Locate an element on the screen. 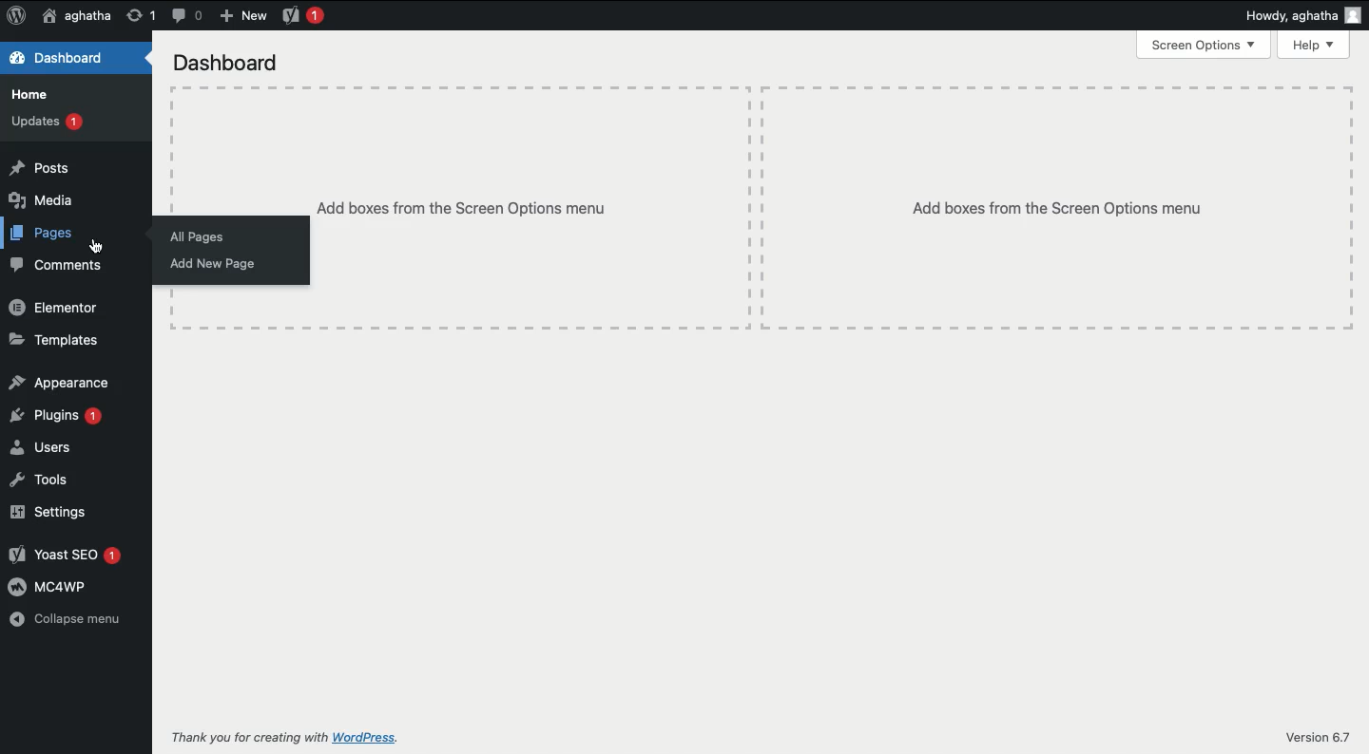 Image resolution: width=1369 pixels, height=754 pixels. Appearance is located at coordinates (61, 382).